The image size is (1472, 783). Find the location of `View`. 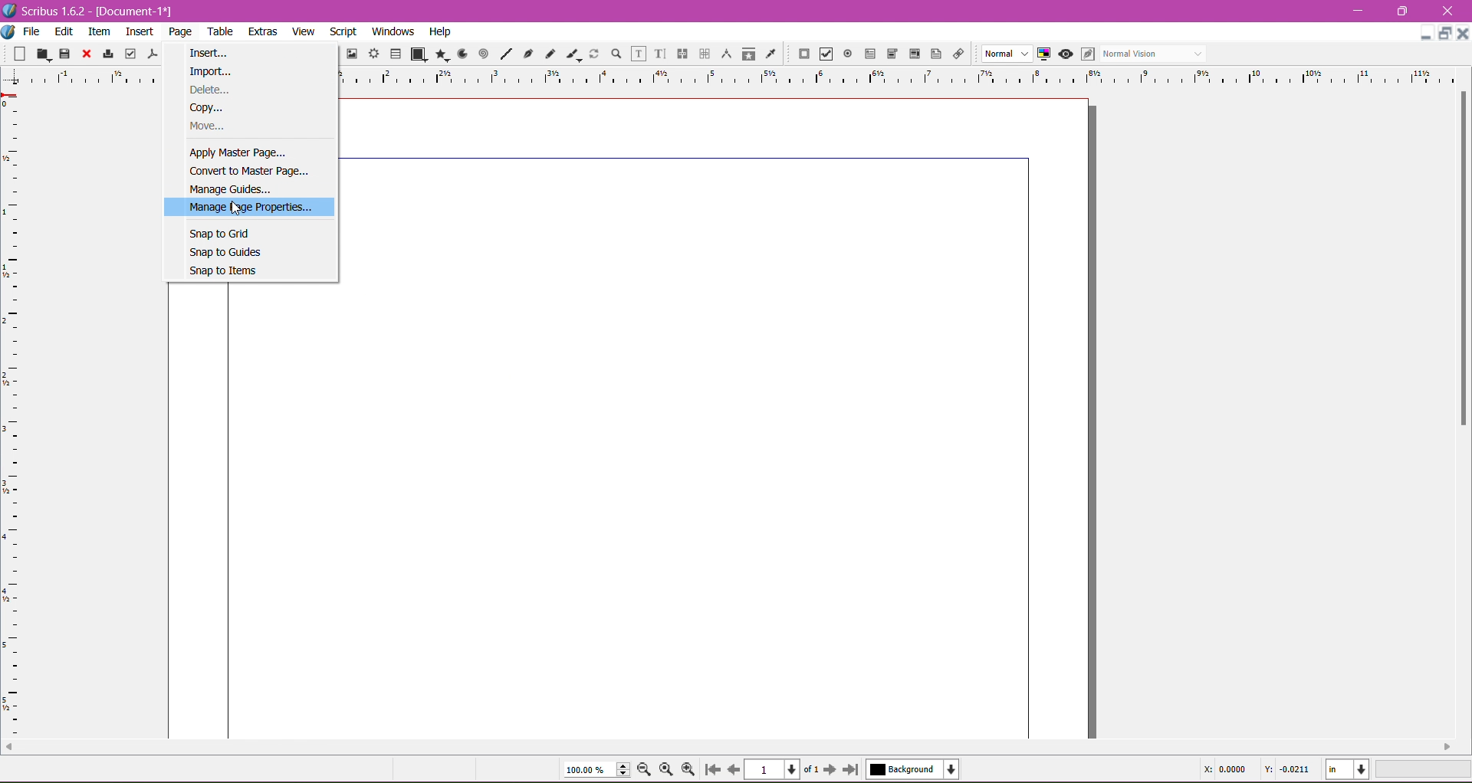

View is located at coordinates (303, 31).